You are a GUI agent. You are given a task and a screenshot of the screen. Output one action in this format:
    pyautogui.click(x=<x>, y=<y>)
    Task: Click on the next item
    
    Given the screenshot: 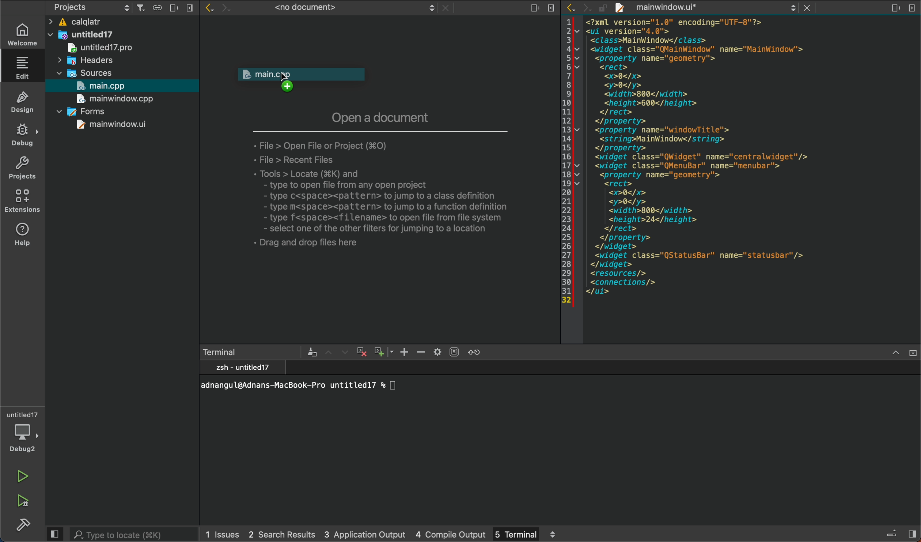 What is the action you would take?
    pyautogui.click(x=344, y=352)
    